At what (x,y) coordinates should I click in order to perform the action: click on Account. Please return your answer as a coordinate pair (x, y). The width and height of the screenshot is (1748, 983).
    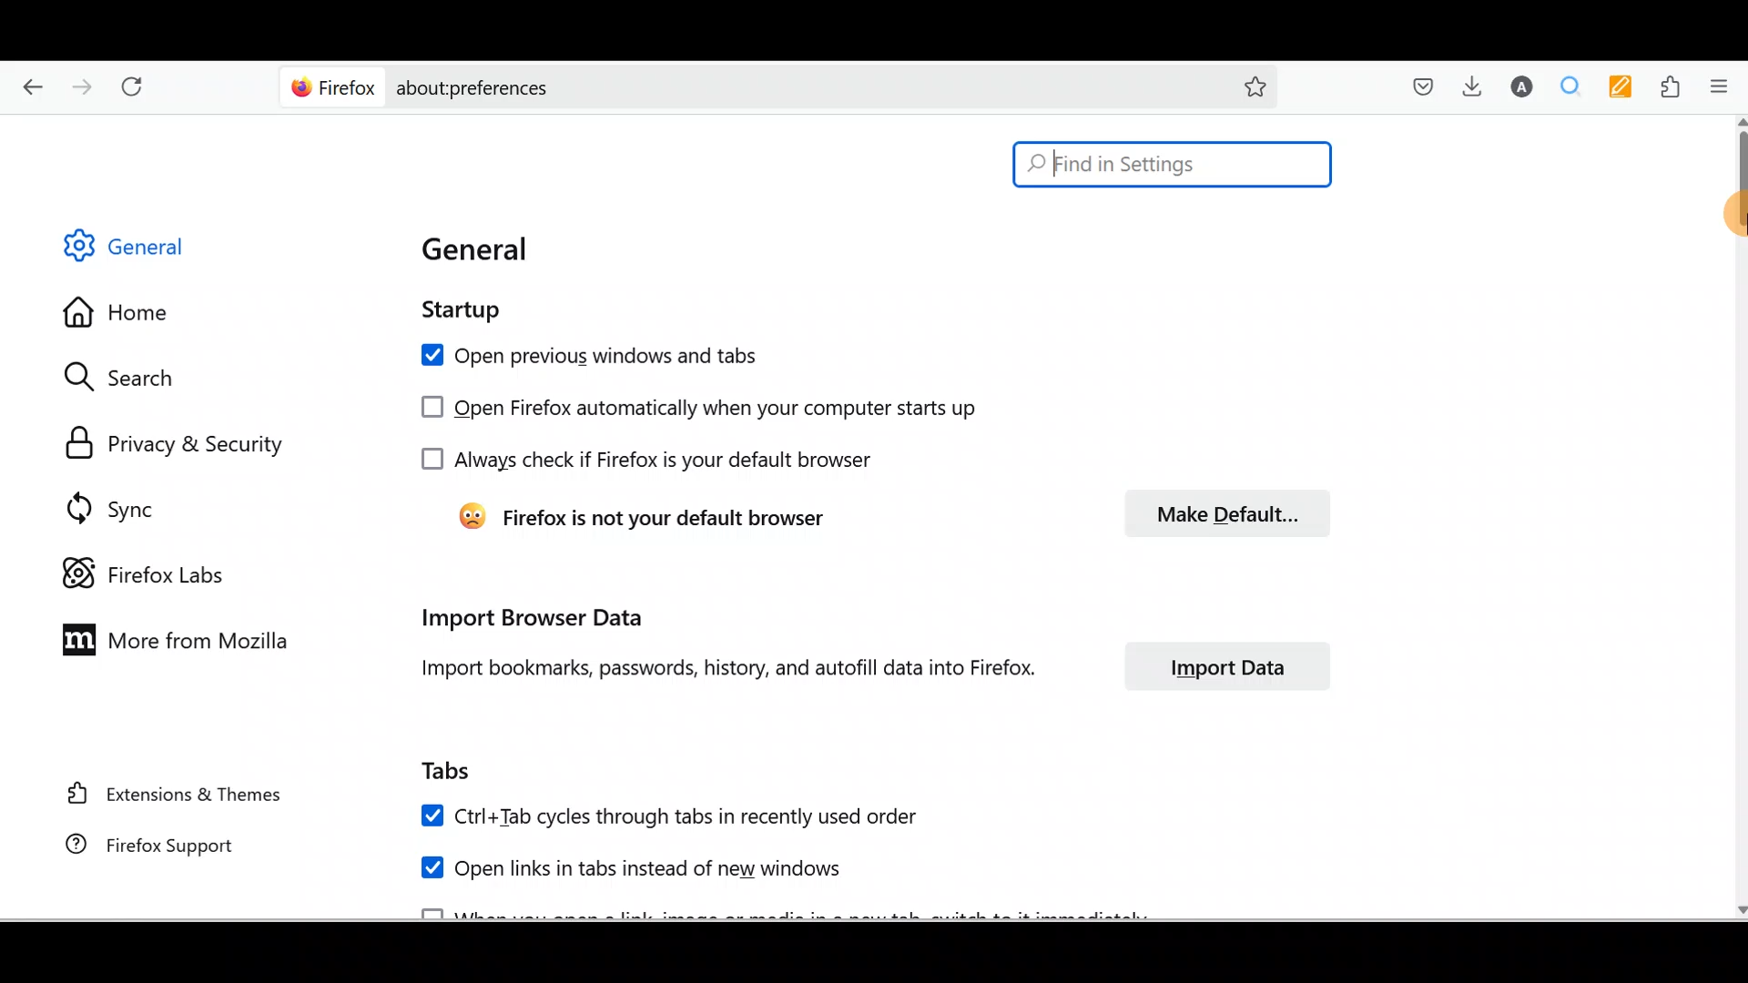
    Looking at the image, I should click on (1524, 88).